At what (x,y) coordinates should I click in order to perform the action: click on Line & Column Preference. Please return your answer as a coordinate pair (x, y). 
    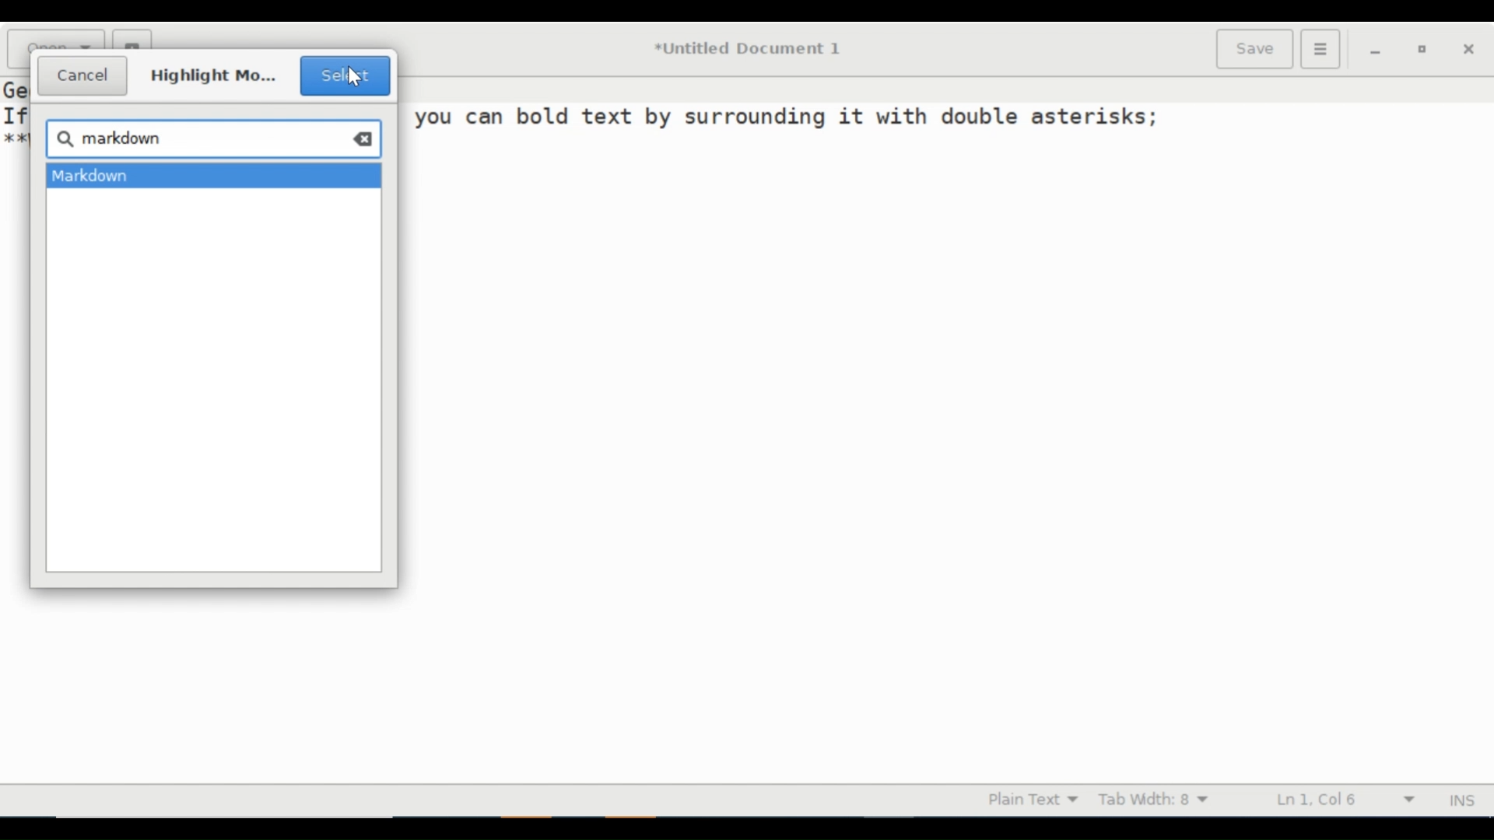
    Looking at the image, I should click on (1351, 799).